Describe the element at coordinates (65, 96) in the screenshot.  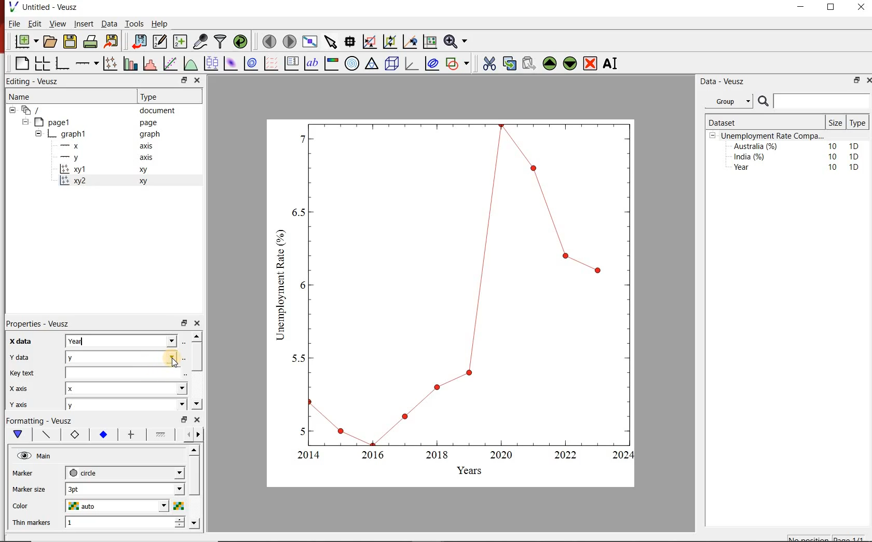
I see `Name` at that location.